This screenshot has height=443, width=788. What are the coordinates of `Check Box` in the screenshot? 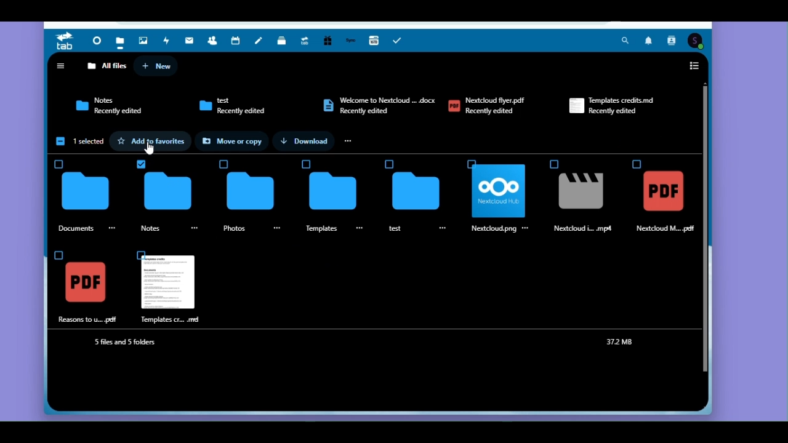 It's located at (223, 164).